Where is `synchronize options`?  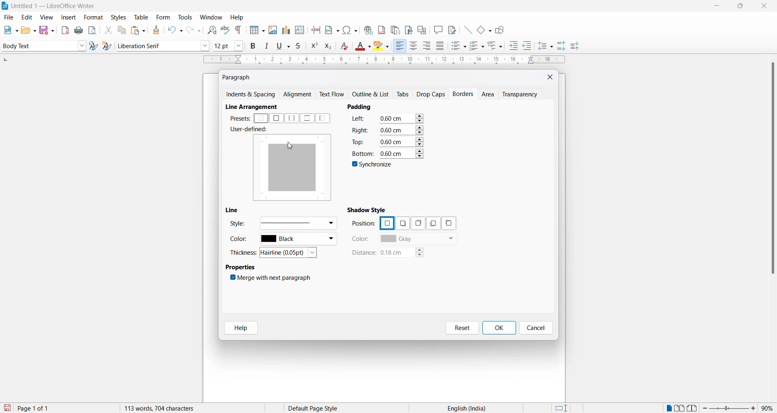
synchronize options is located at coordinates (373, 166).